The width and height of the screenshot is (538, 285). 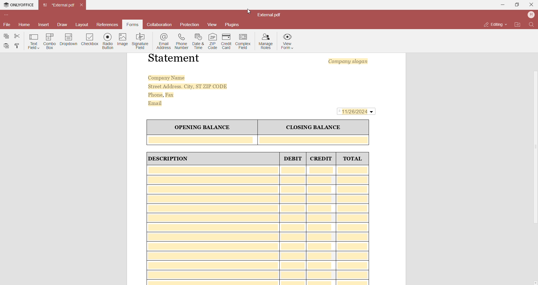 I want to click on Customize toolbar, so click(x=8, y=14).